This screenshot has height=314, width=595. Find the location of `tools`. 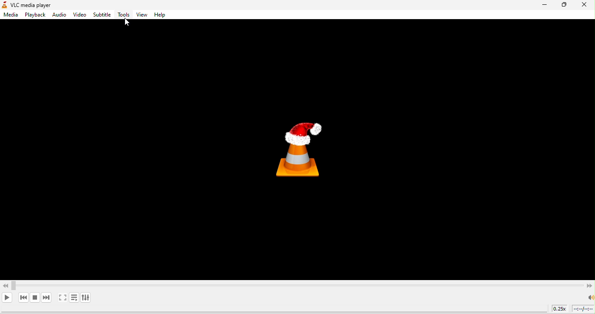

tools is located at coordinates (123, 16).